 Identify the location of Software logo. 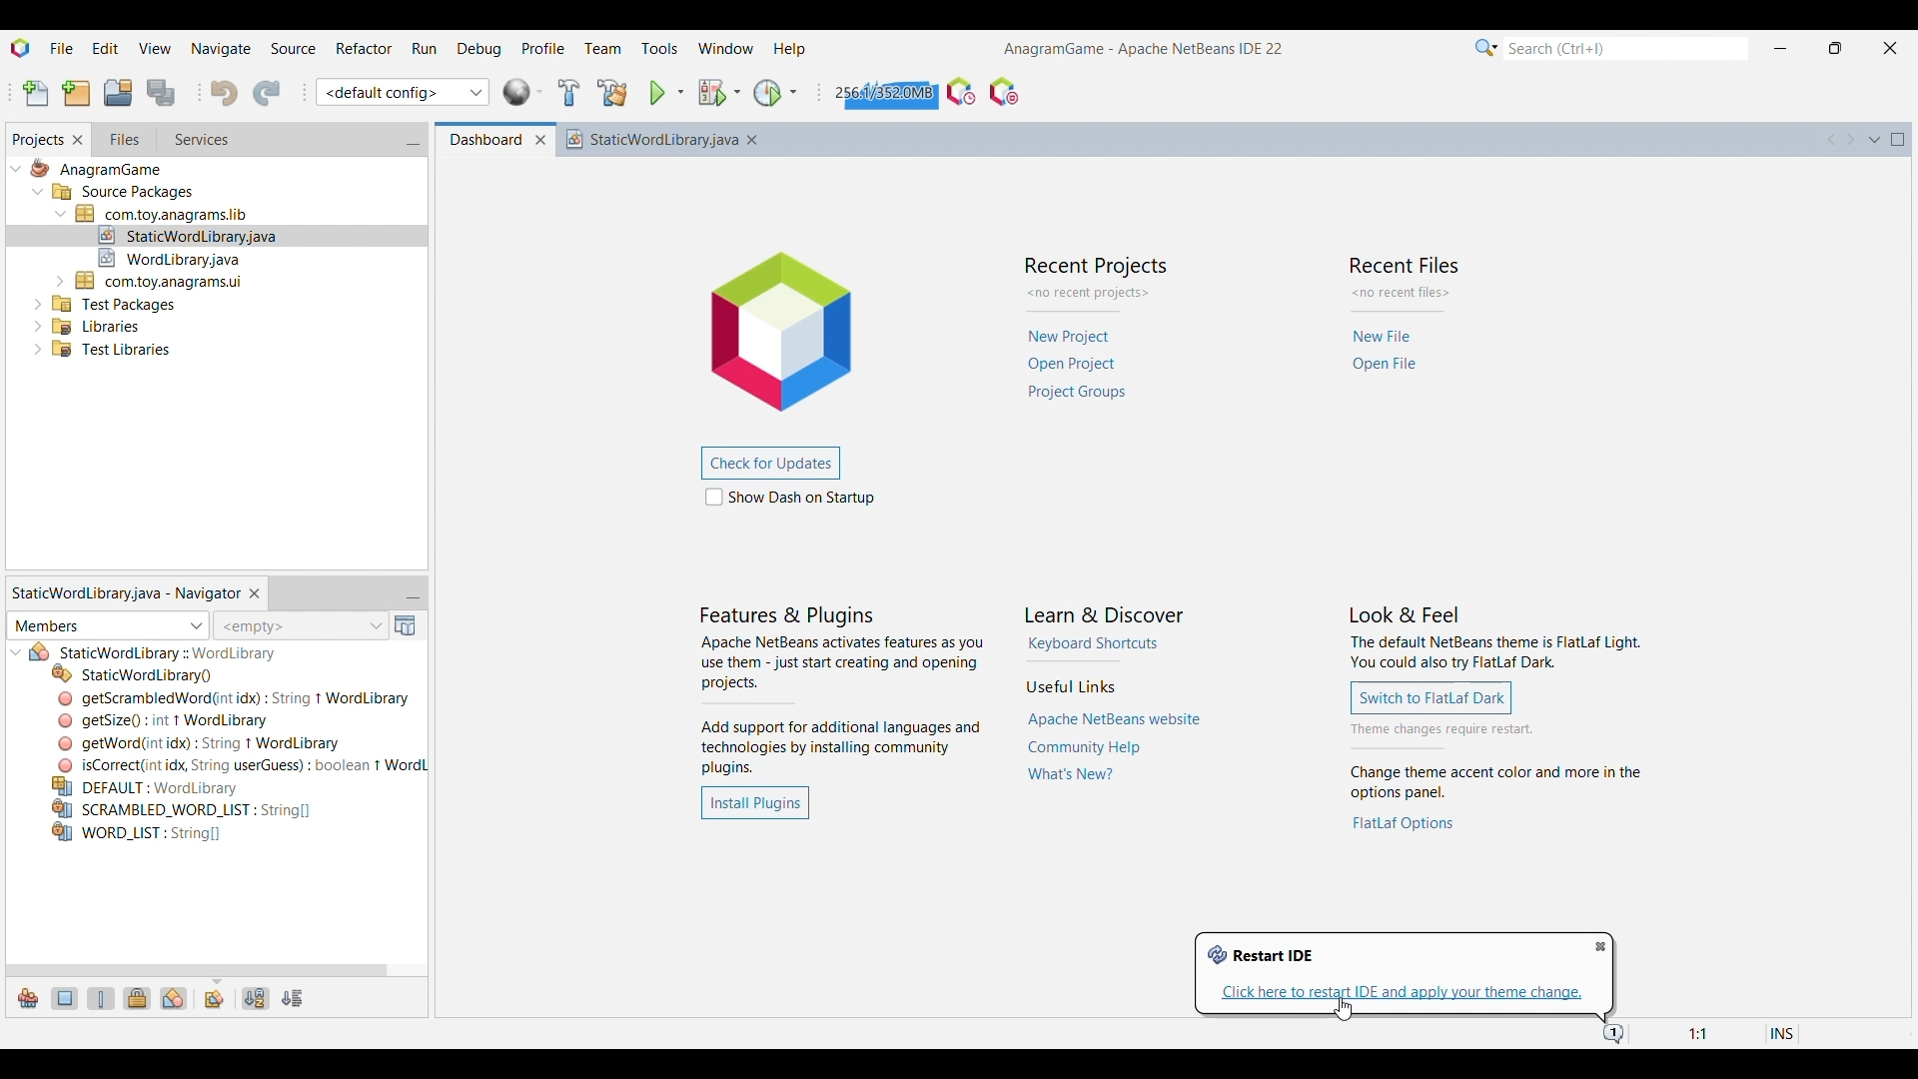
(21, 48).